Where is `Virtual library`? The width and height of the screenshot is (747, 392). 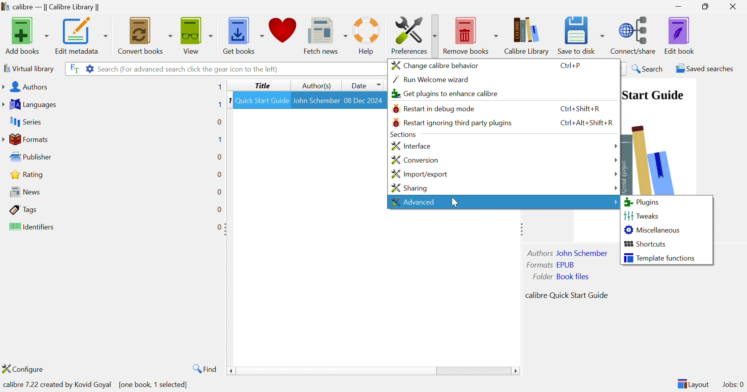 Virtual library is located at coordinates (28, 68).